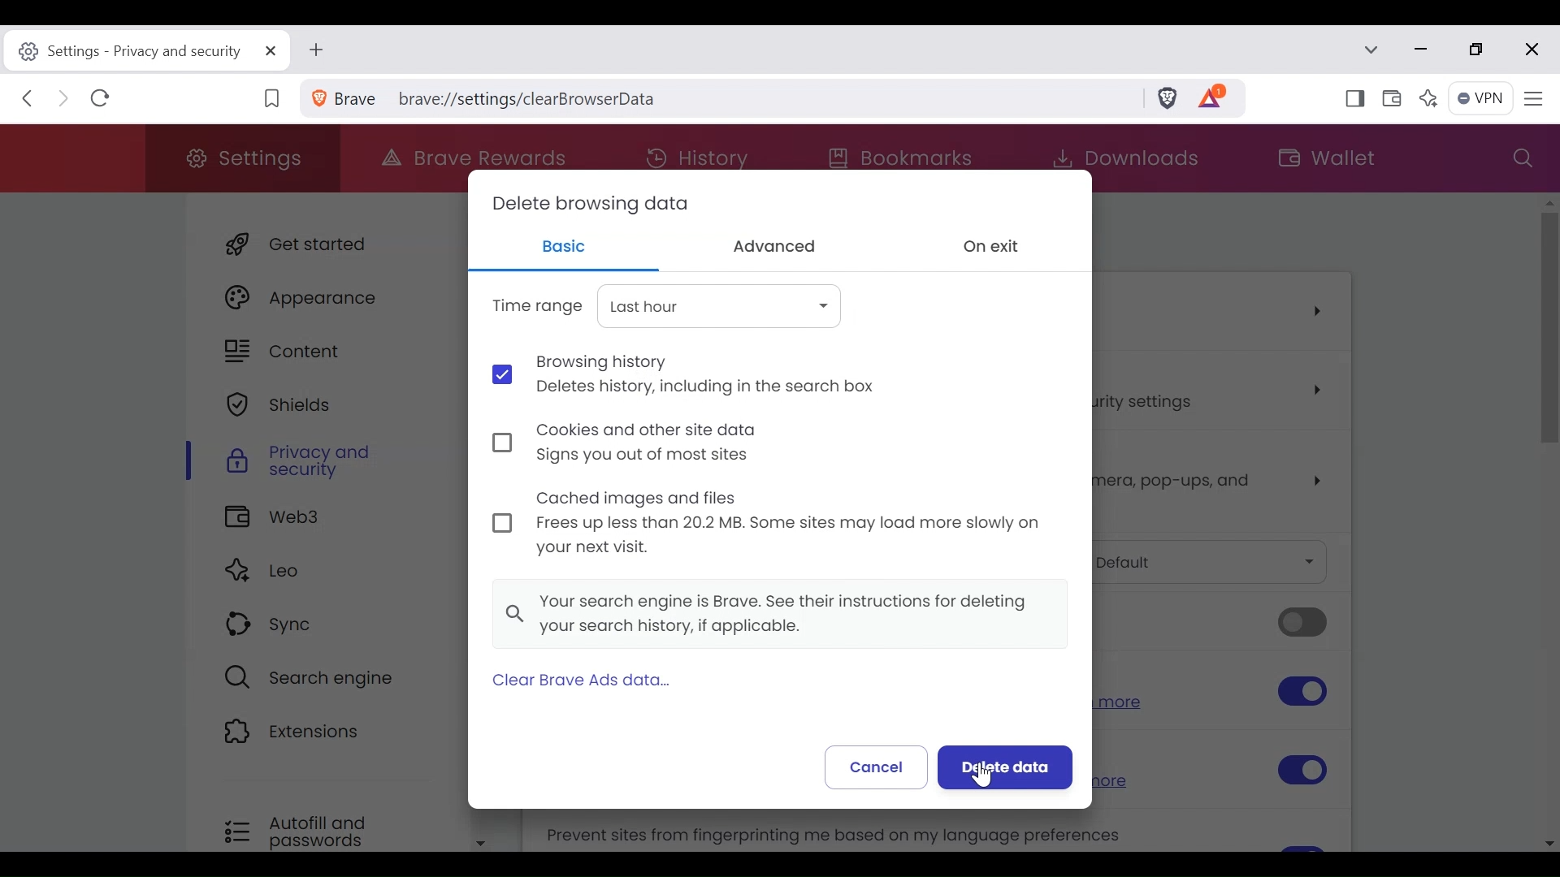  What do you see at coordinates (315, 831) in the screenshot?
I see `Autofill and passwords` at bounding box center [315, 831].